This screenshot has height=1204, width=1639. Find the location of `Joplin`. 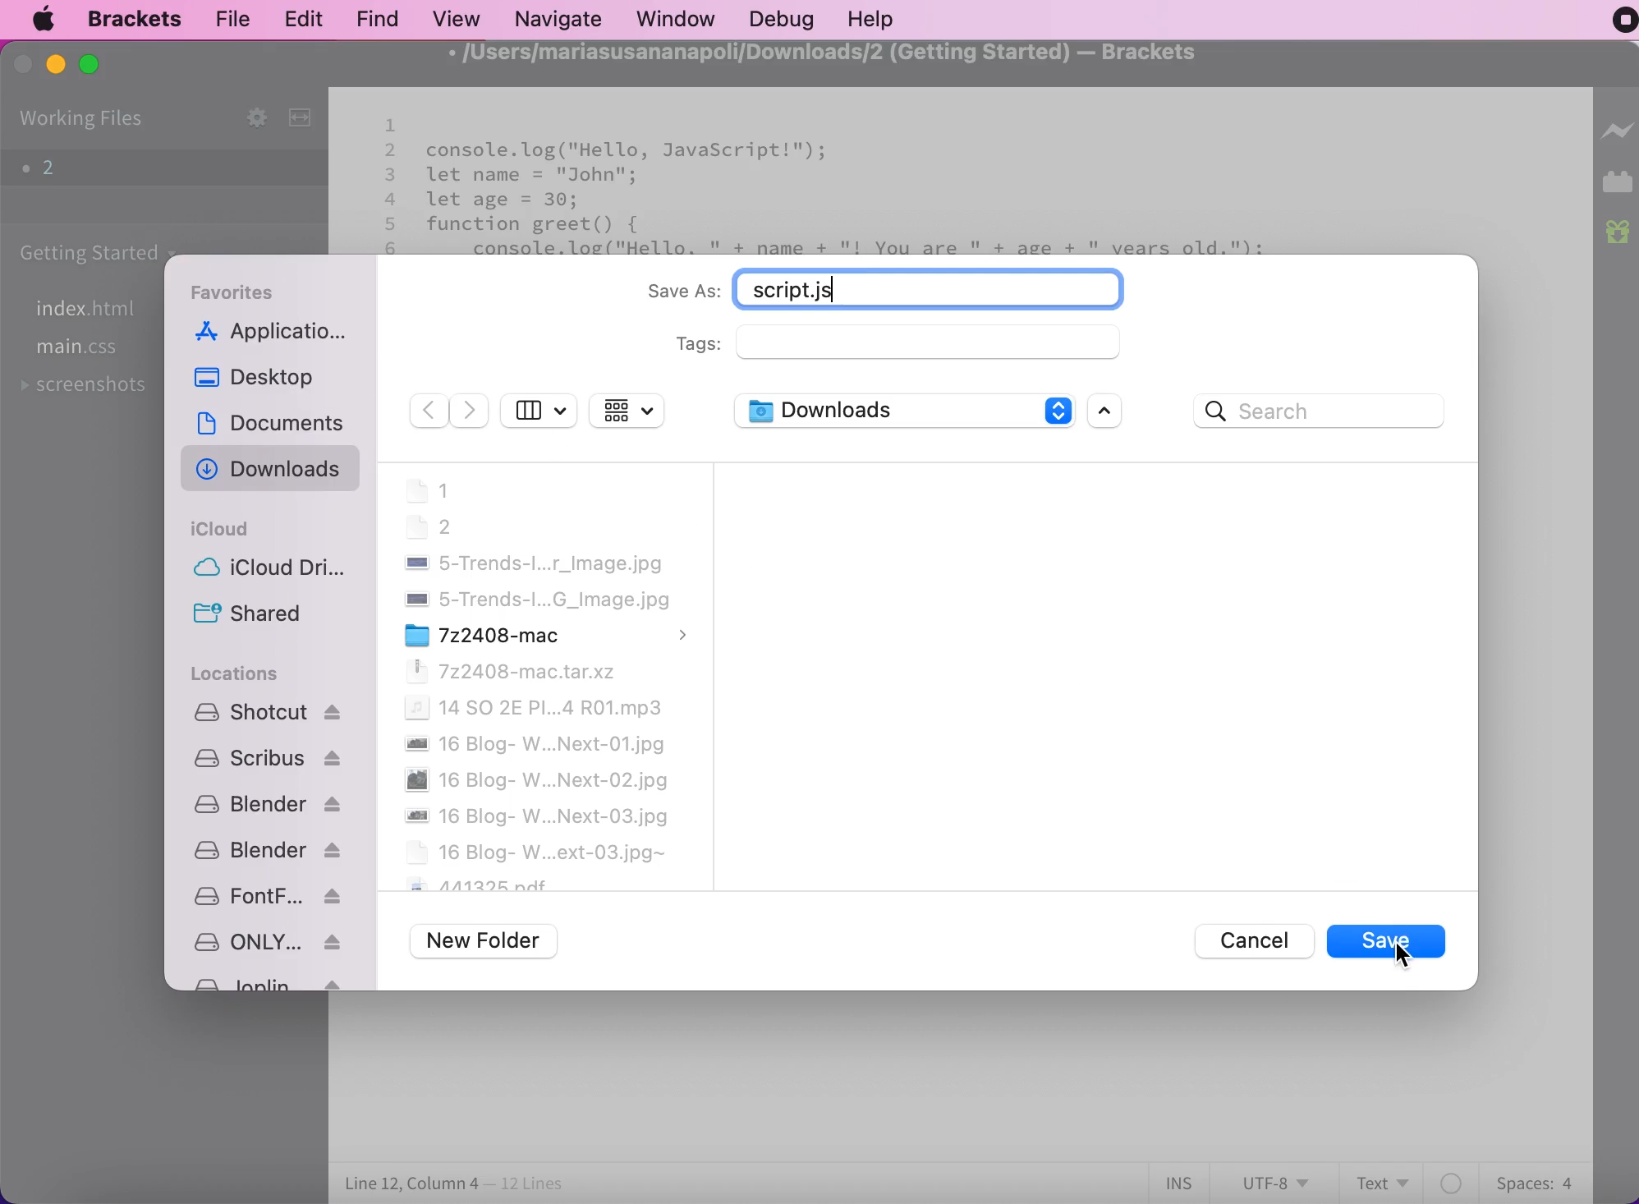

Joplin is located at coordinates (264, 984).